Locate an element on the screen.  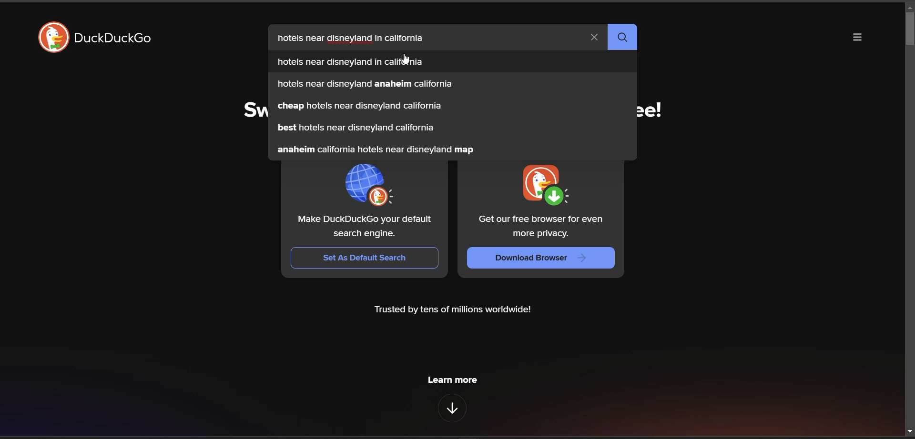
vertical scroll bar is located at coordinates (909, 29).